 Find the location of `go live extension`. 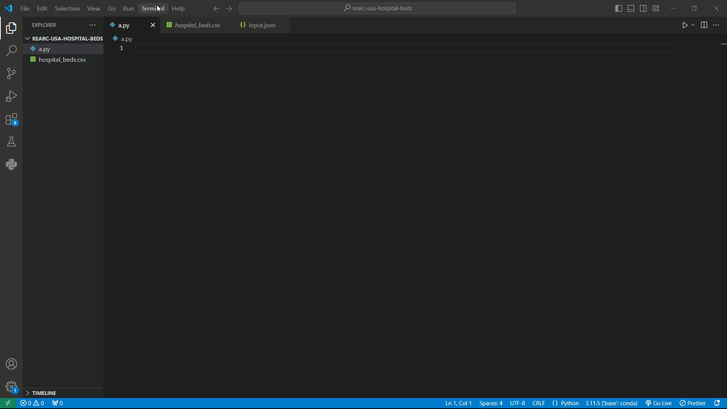

go live extension is located at coordinates (660, 403).